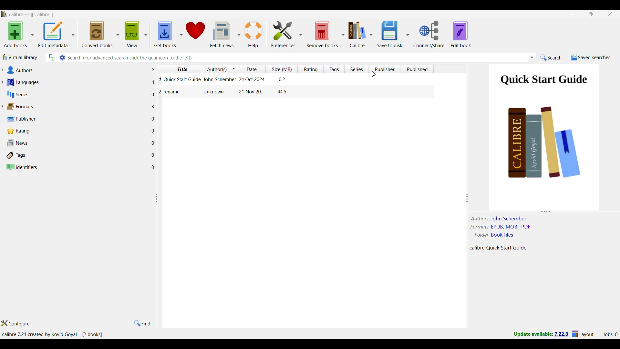 This screenshot has height=349, width=620. What do you see at coordinates (467, 193) in the screenshot?
I see `Change width of panels attahed to this line` at bounding box center [467, 193].